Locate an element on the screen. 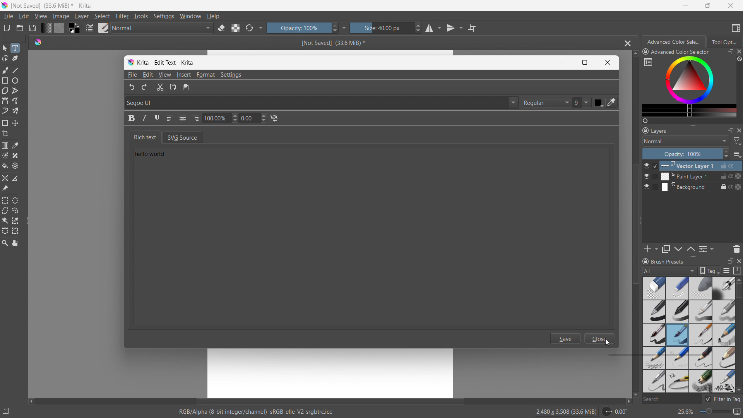 The height and width of the screenshot is (418, 743). tags is located at coordinates (710, 271).